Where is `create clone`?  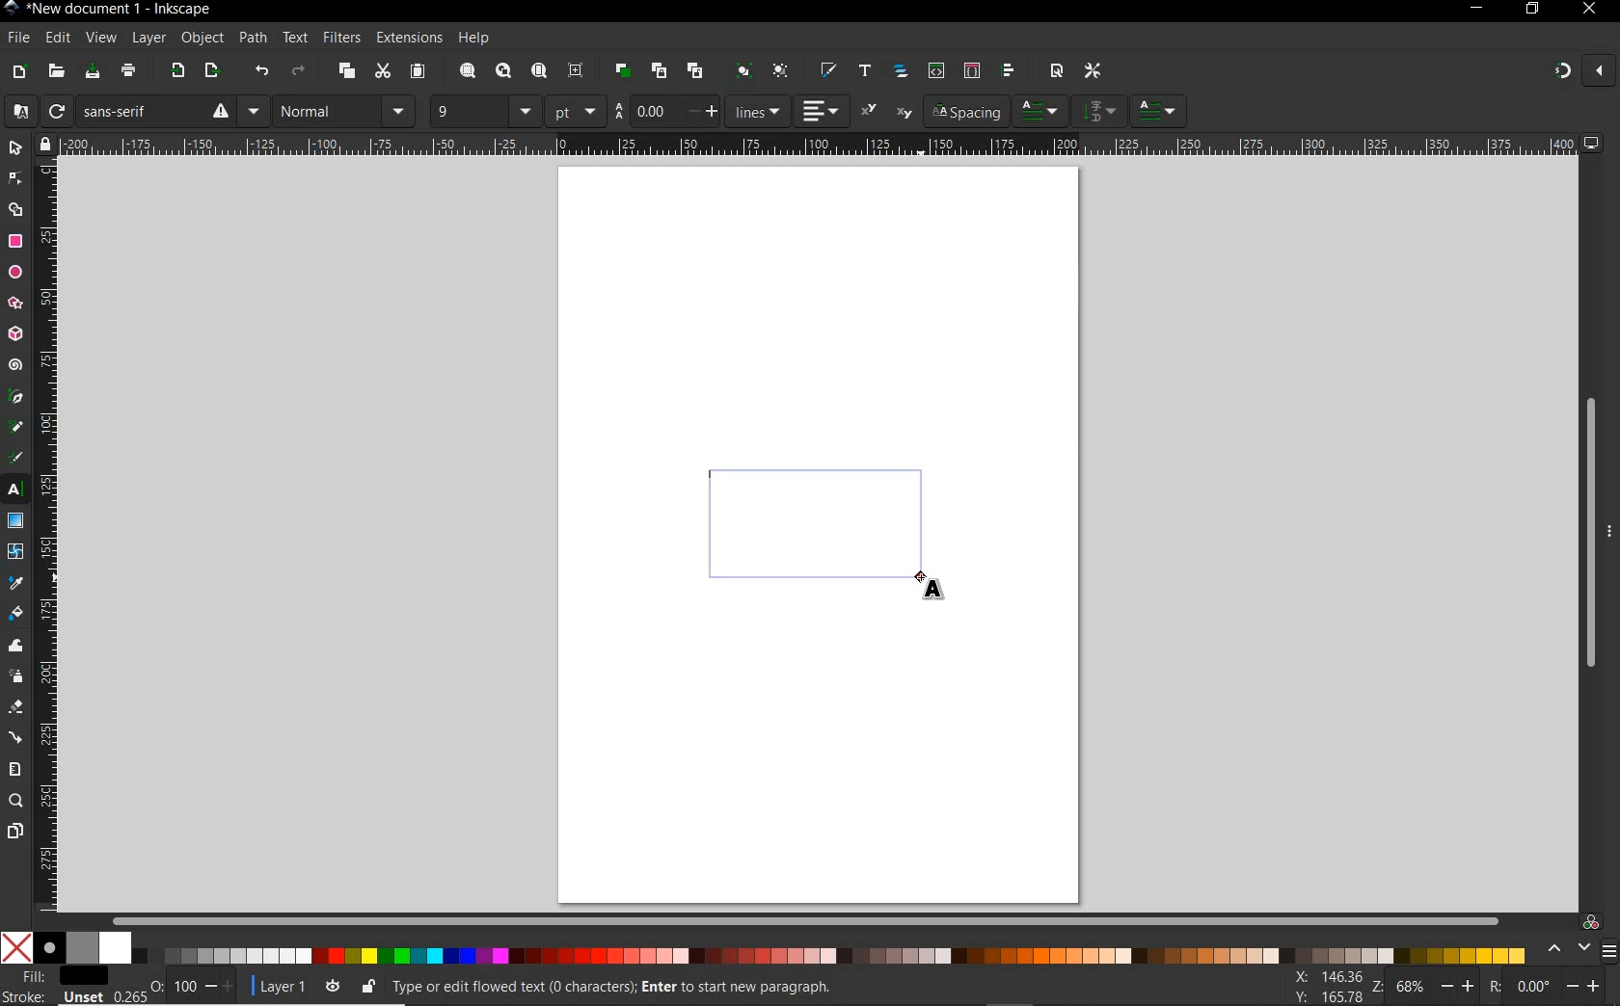
create clone is located at coordinates (657, 71).